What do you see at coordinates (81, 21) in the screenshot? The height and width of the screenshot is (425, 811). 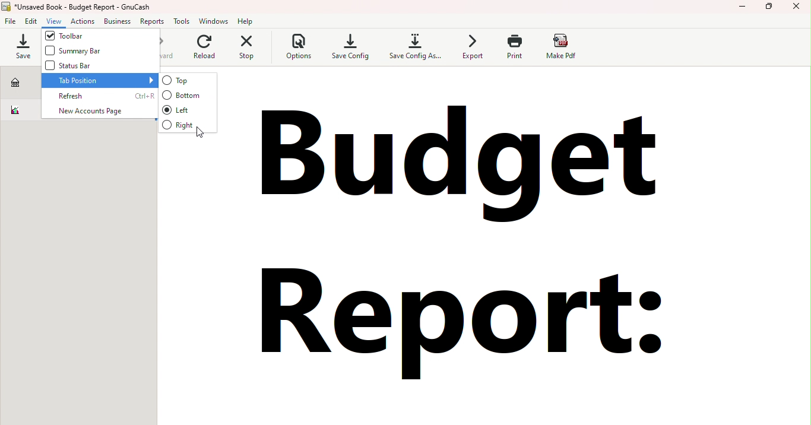 I see `Actions` at bounding box center [81, 21].